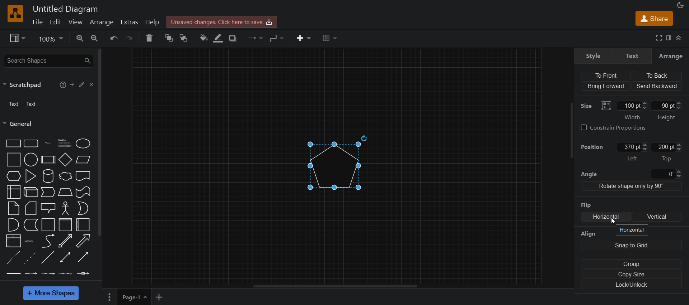 Image resolution: width=689 pixels, height=305 pixels. What do you see at coordinates (83, 257) in the screenshot?
I see `Directional connector` at bounding box center [83, 257].